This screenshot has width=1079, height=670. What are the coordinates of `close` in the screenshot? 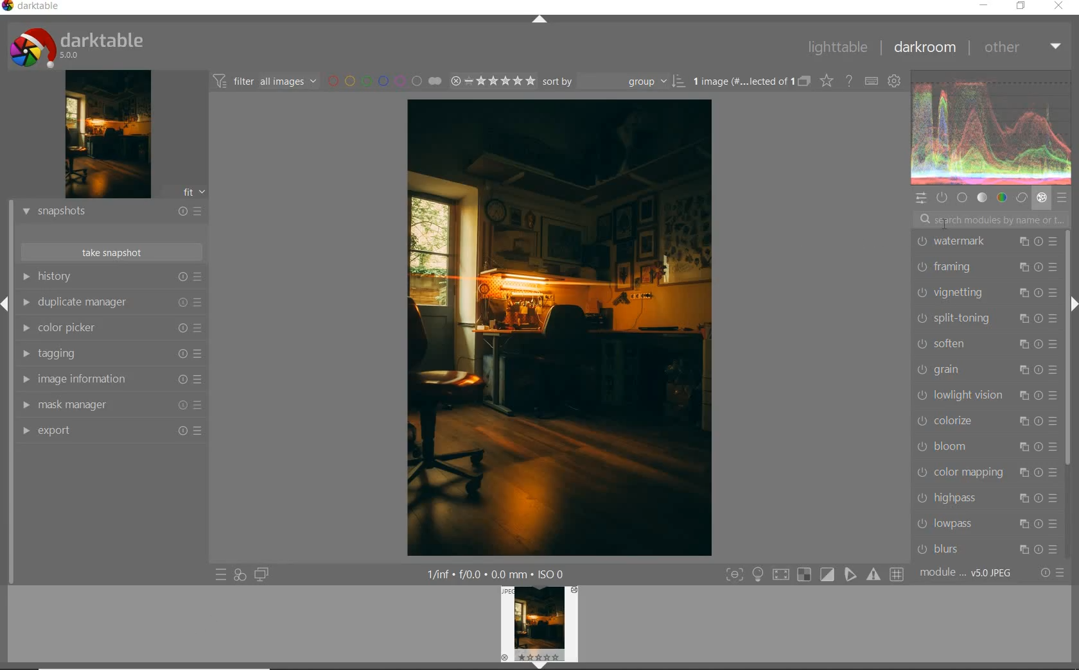 It's located at (1059, 6).